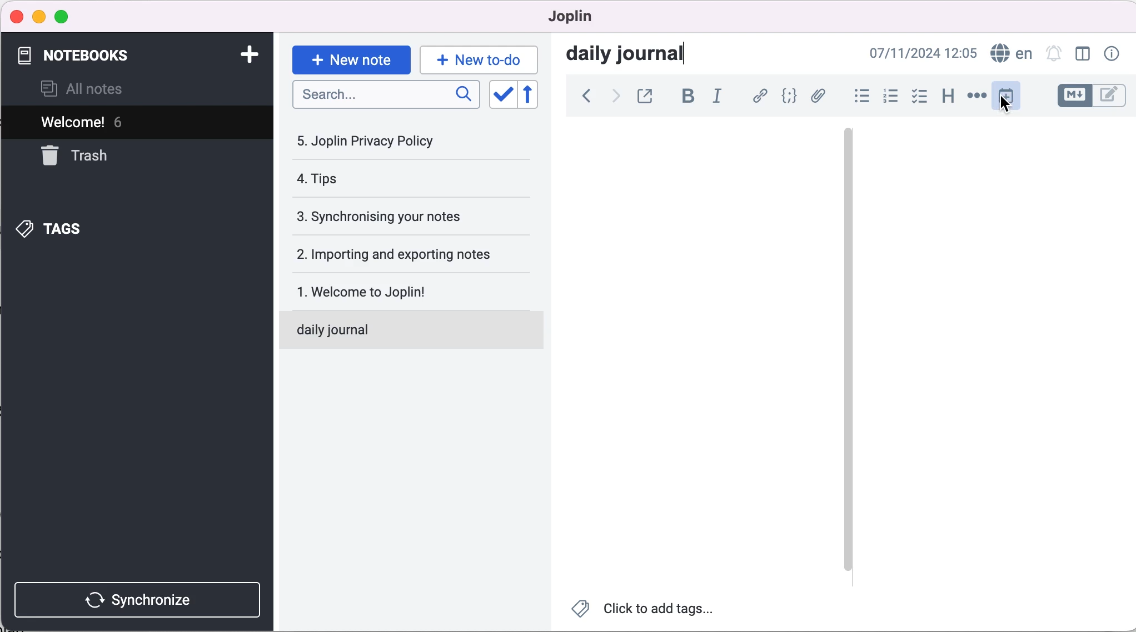  I want to click on bold, so click(686, 97).